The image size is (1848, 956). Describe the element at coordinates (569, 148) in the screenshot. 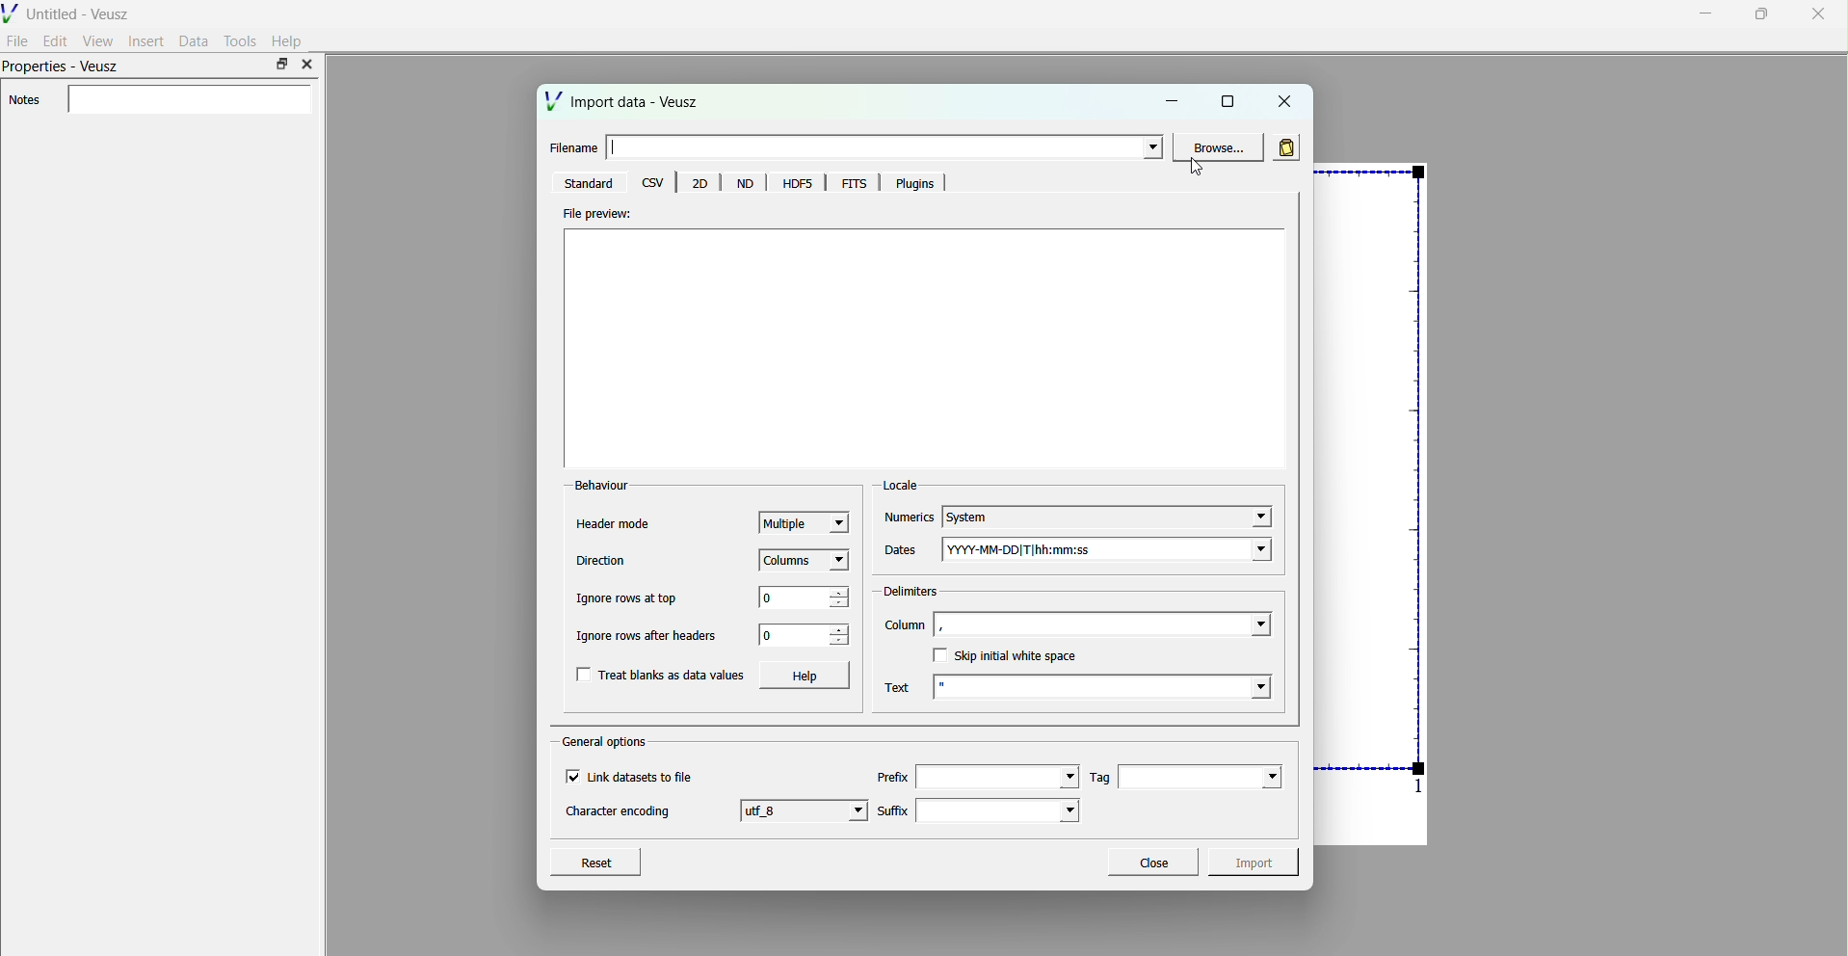

I see `Filename` at that location.